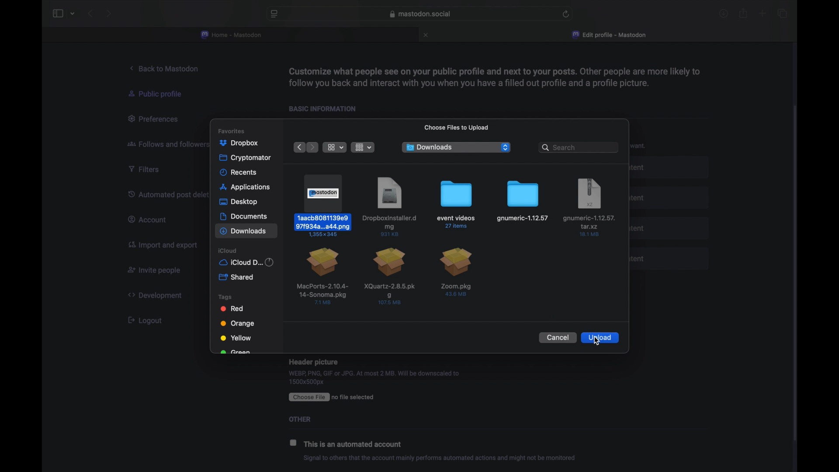 This screenshot has width=839, height=472. Describe the element at coordinates (744, 13) in the screenshot. I see `share` at that location.